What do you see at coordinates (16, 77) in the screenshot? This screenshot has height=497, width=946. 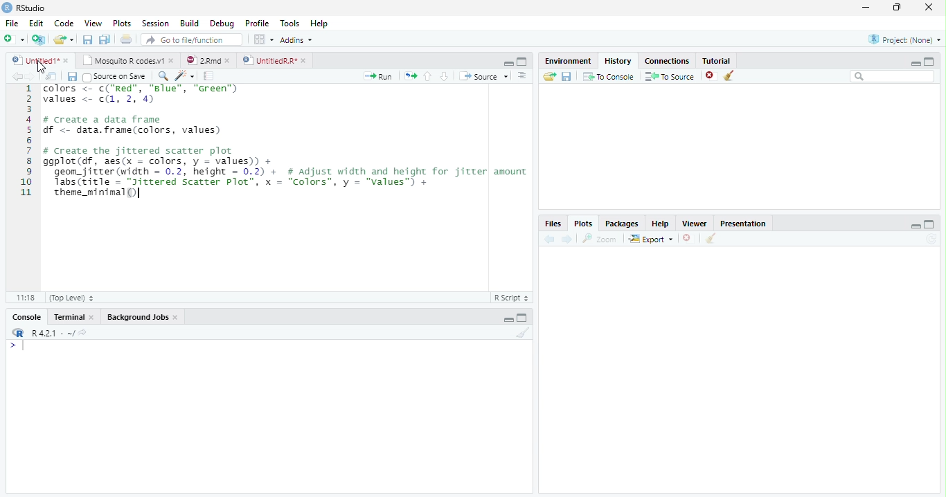 I see `Go back to previous source location` at bounding box center [16, 77].